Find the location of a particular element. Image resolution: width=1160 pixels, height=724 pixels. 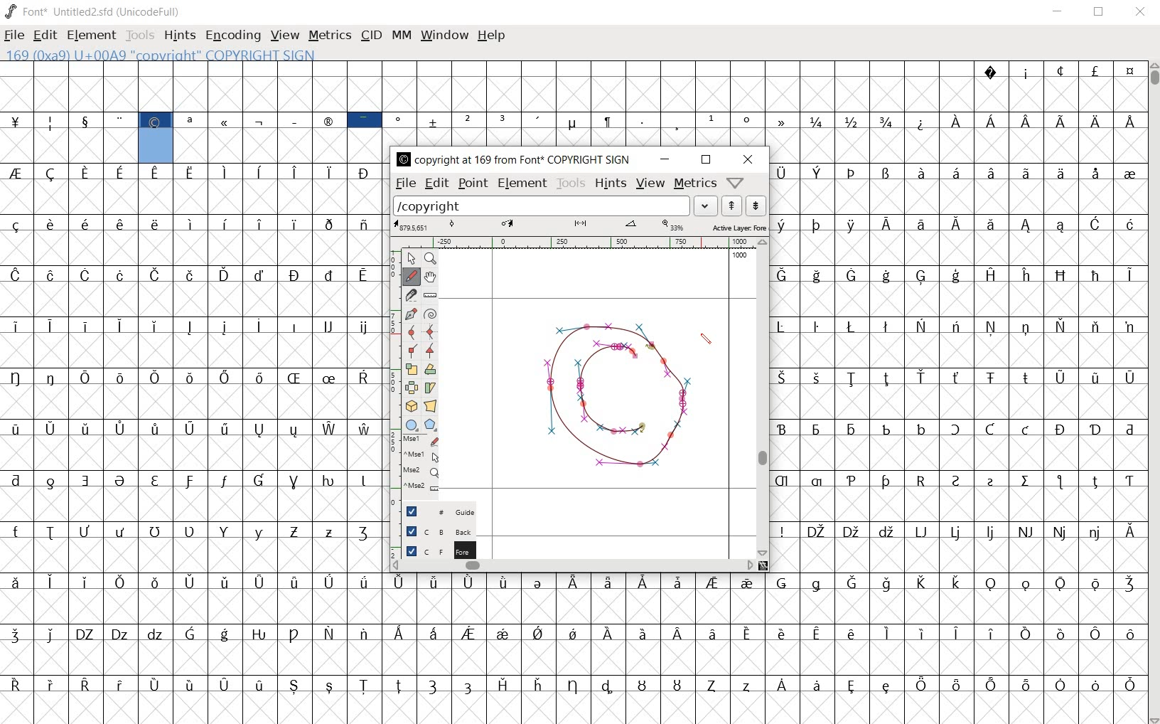

add a curve point is located at coordinates (412, 331).